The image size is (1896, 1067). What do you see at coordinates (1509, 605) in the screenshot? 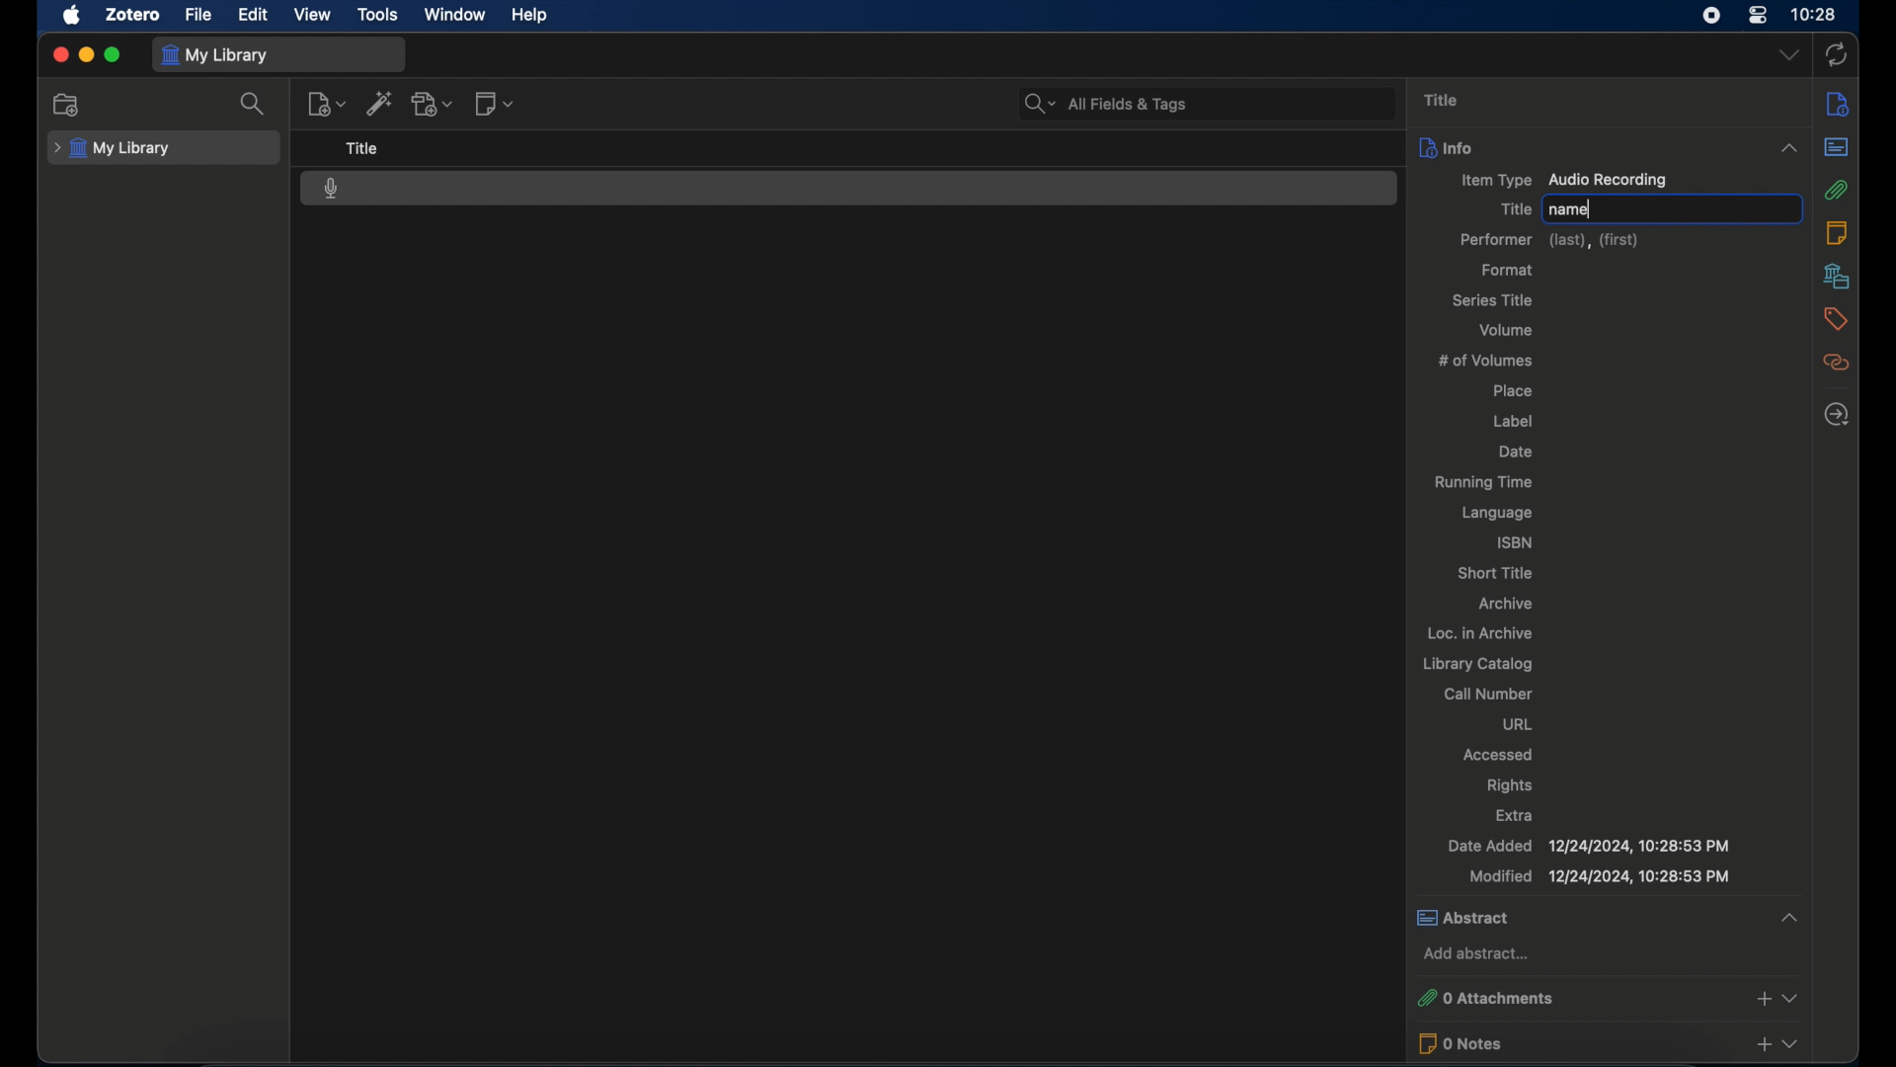
I see `archive` at bounding box center [1509, 605].